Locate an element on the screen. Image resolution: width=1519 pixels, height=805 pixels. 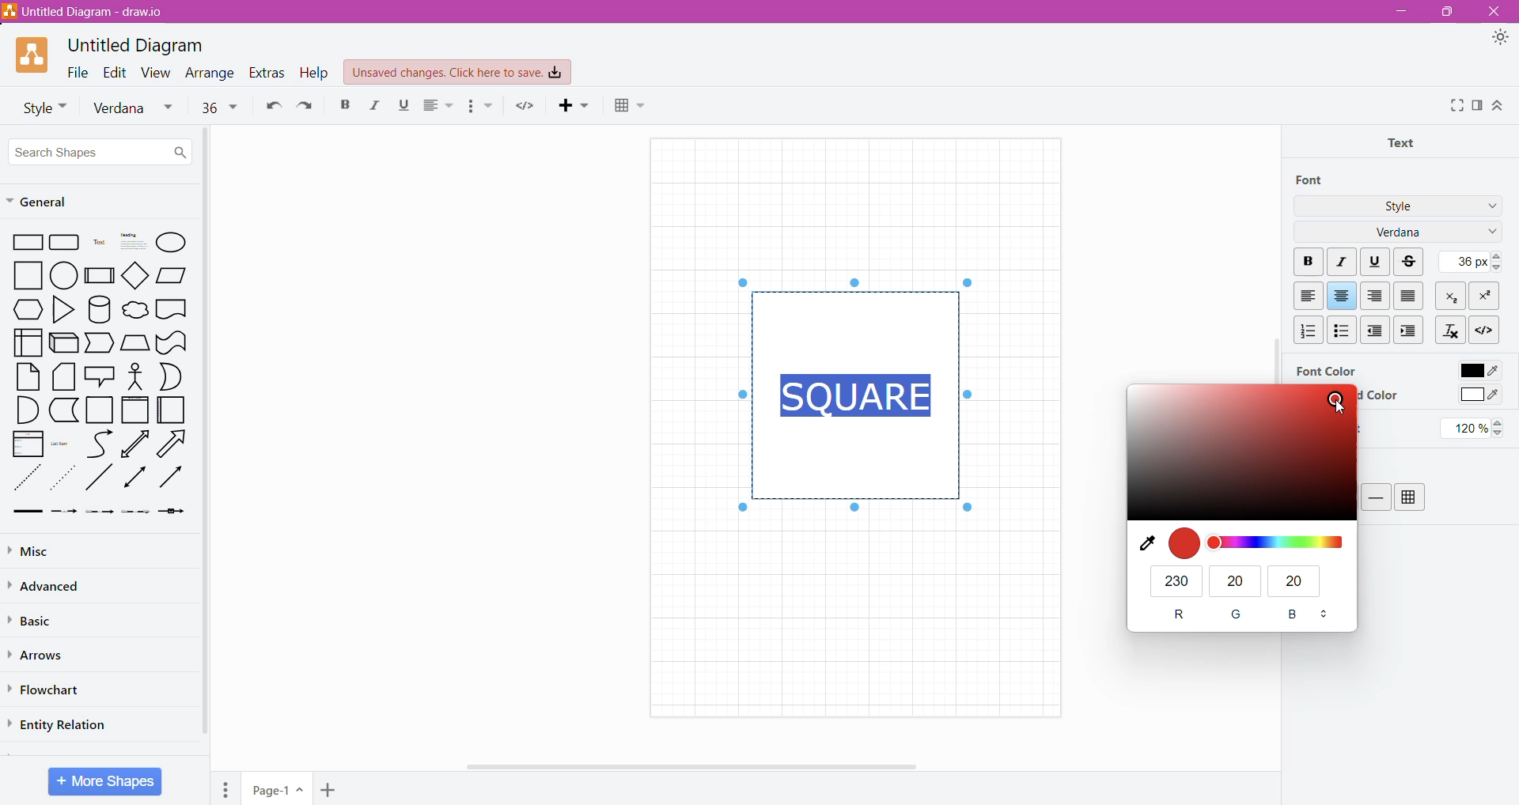
Application Logo is located at coordinates (33, 55).